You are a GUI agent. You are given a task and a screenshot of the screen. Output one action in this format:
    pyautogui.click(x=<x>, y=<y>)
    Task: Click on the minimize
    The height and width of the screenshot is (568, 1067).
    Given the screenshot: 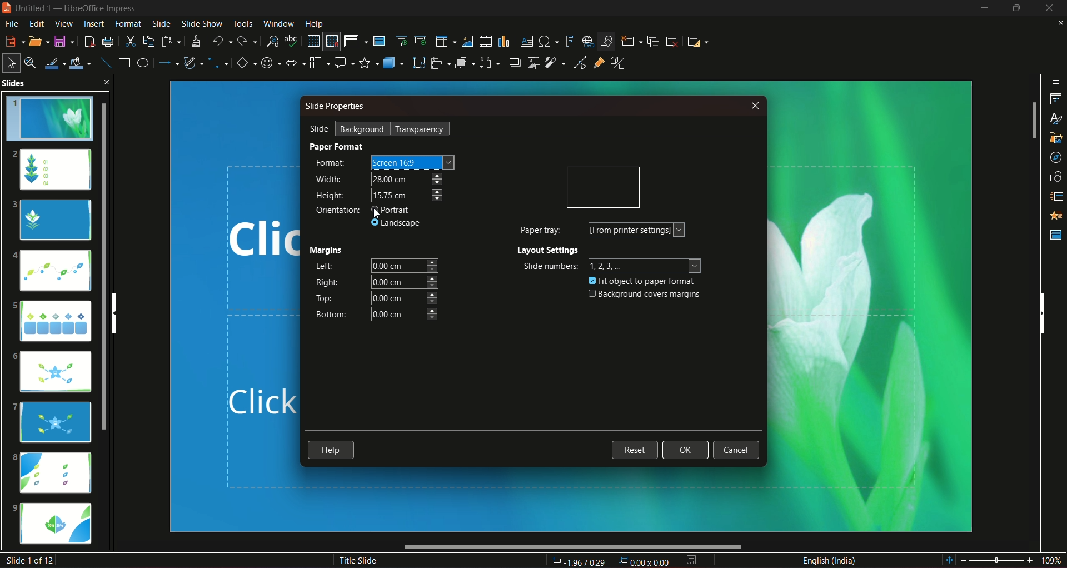 What is the action you would take?
    pyautogui.click(x=982, y=9)
    